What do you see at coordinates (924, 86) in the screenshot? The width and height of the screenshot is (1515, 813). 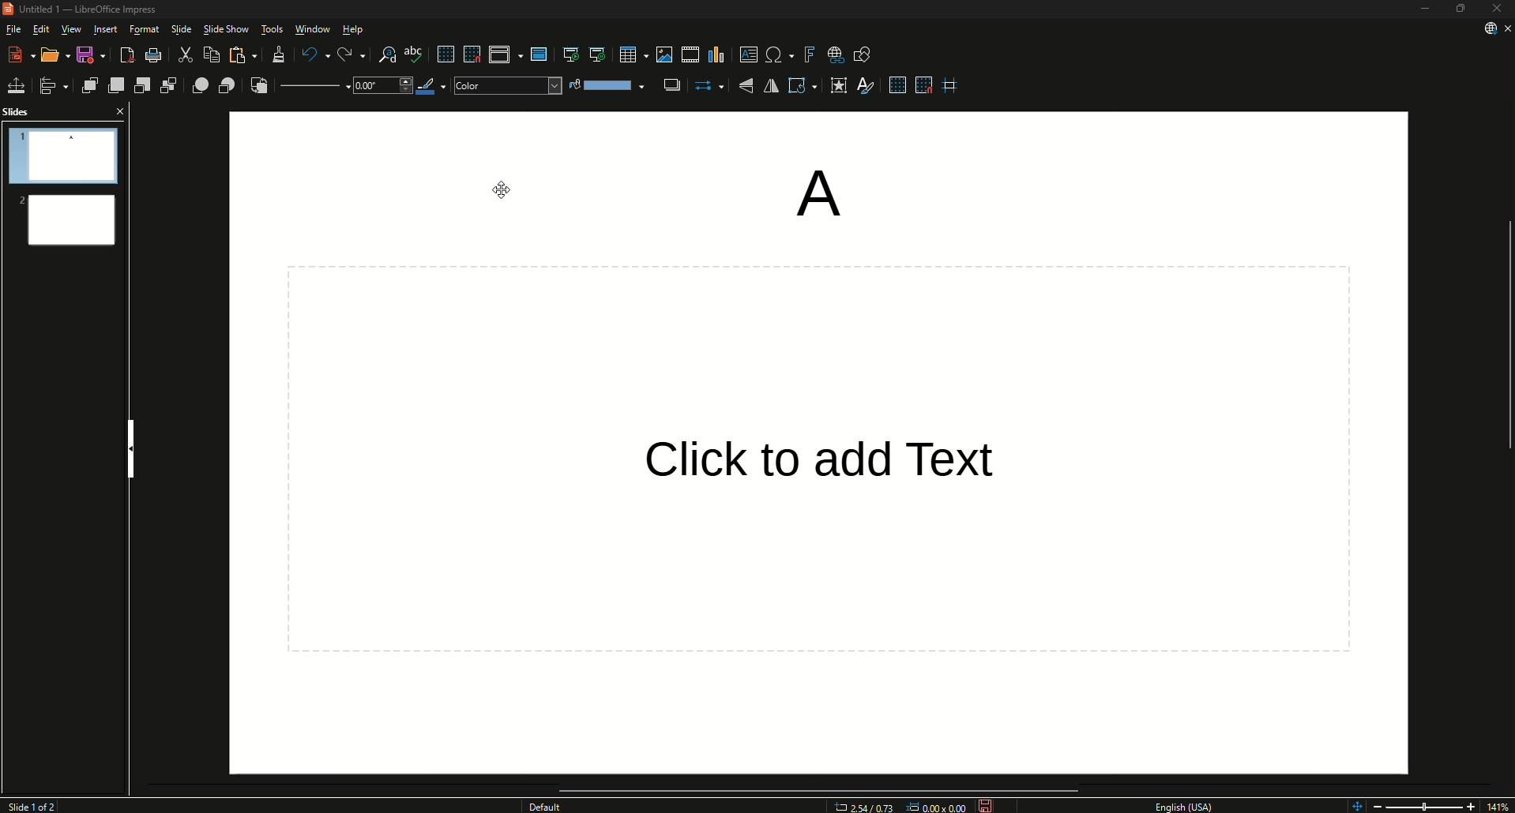 I see `Snap to Grid` at bounding box center [924, 86].